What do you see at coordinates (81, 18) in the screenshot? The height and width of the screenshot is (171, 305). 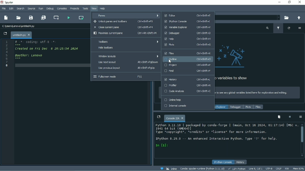 I see `Run current cell` at bounding box center [81, 18].